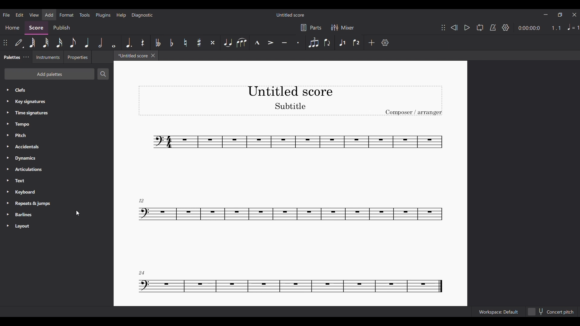  I want to click on 'S, so click(158, 42).